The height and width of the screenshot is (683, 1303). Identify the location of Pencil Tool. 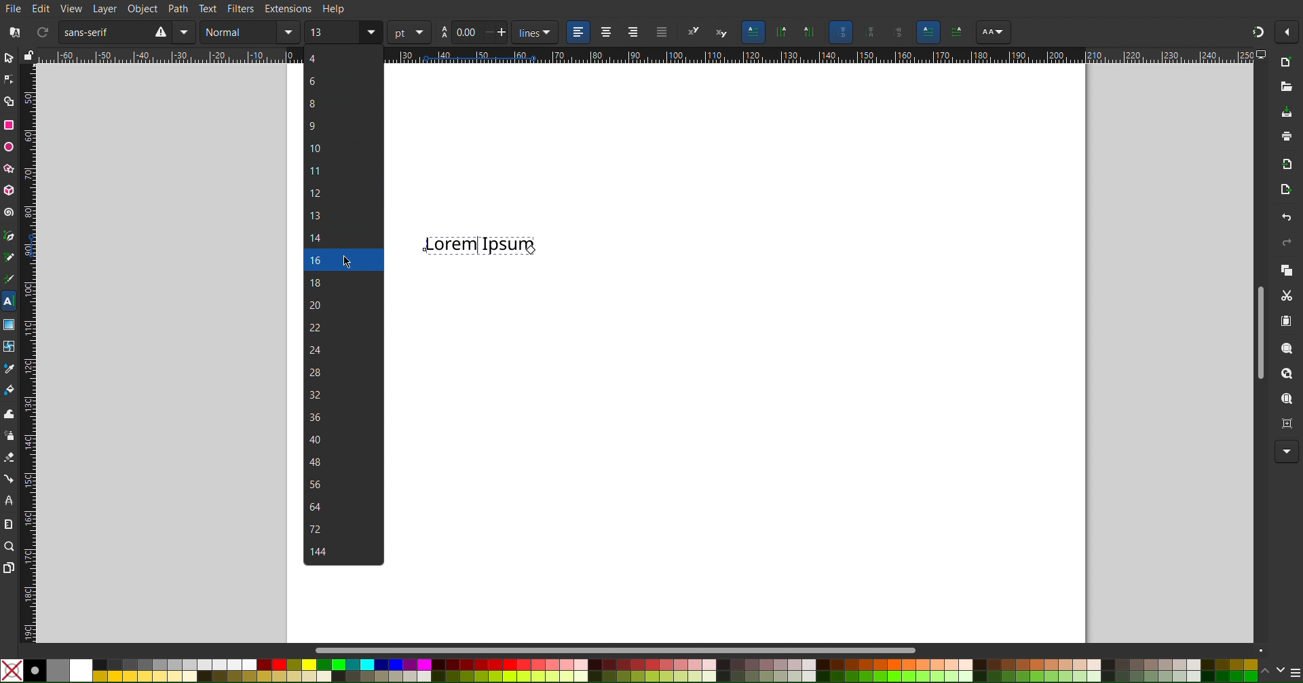
(10, 257).